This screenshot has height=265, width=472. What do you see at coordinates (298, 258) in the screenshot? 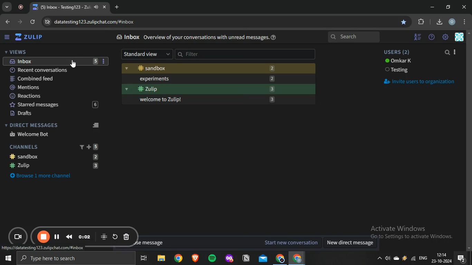
I see `google chrome` at bounding box center [298, 258].